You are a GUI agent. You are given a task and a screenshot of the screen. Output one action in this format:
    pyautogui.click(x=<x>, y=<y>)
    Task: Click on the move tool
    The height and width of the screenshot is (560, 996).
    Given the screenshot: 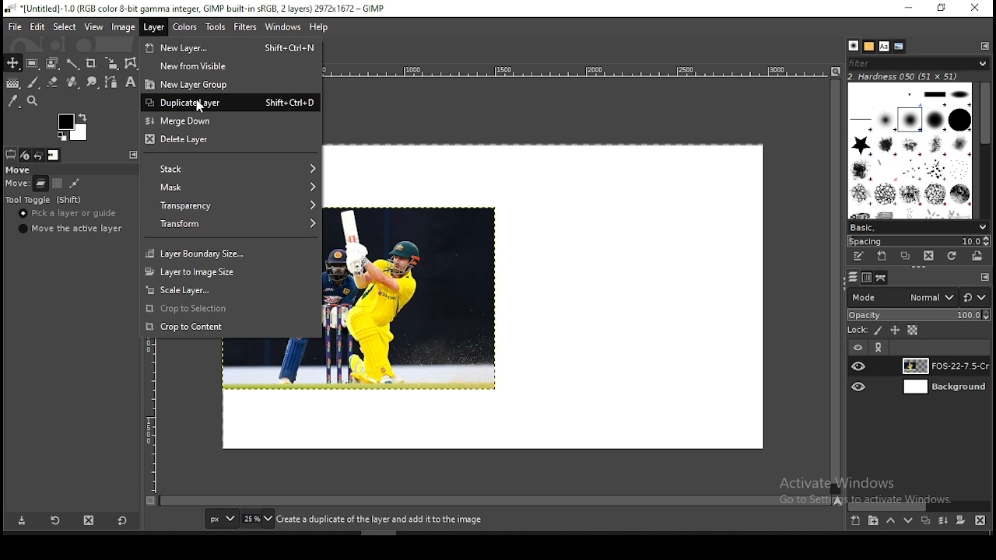 What is the action you would take?
    pyautogui.click(x=12, y=63)
    